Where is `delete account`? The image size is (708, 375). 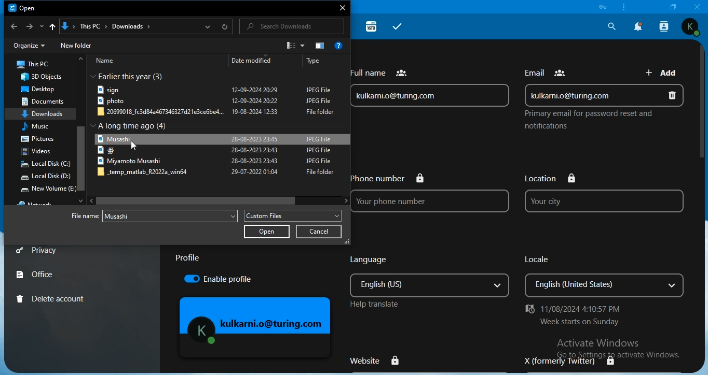
delete account is located at coordinates (53, 298).